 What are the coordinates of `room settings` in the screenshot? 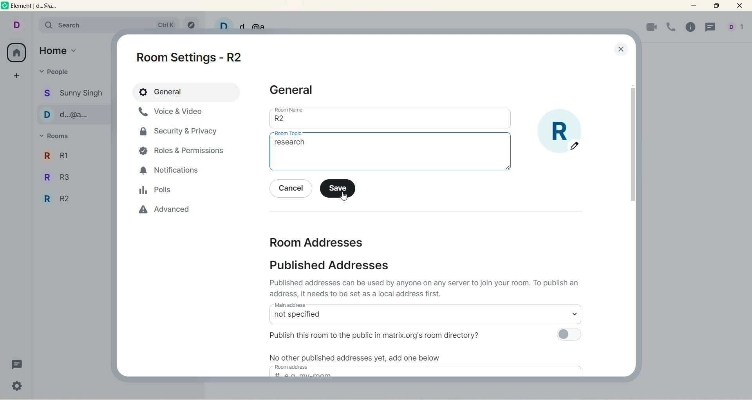 It's located at (194, 57).